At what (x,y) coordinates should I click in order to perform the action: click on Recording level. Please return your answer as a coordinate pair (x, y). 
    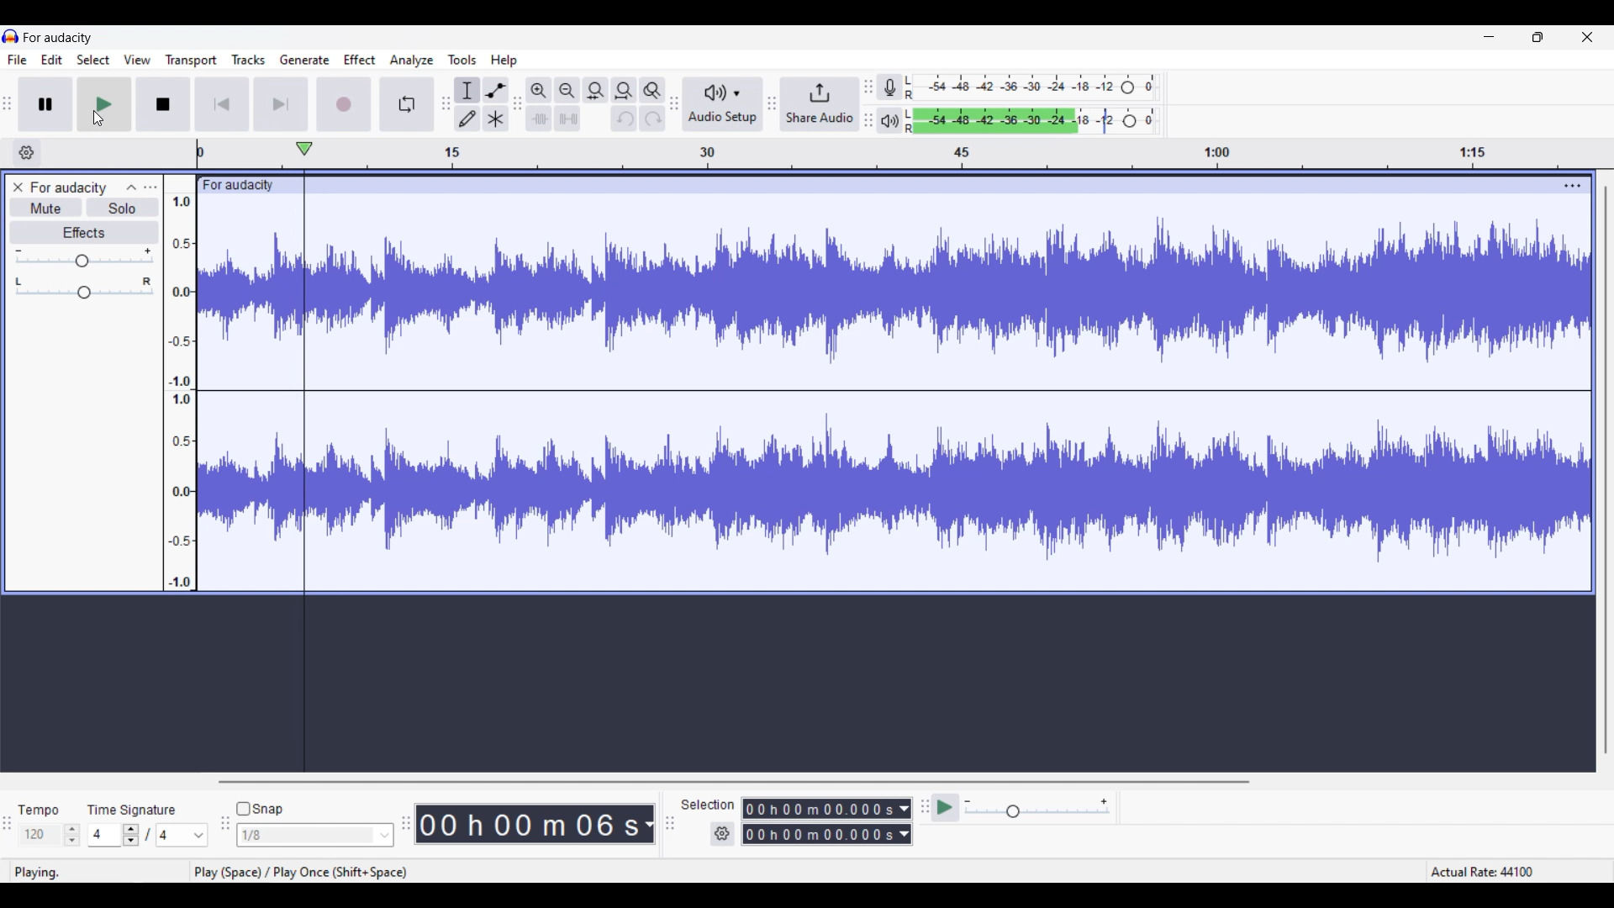
    Looking at the image, I should click on (1031, 87).